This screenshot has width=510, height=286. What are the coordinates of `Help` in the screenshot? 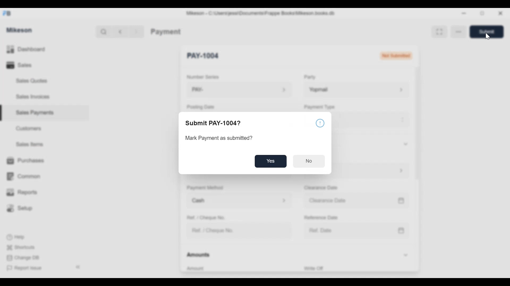 It's located at (20, 237).